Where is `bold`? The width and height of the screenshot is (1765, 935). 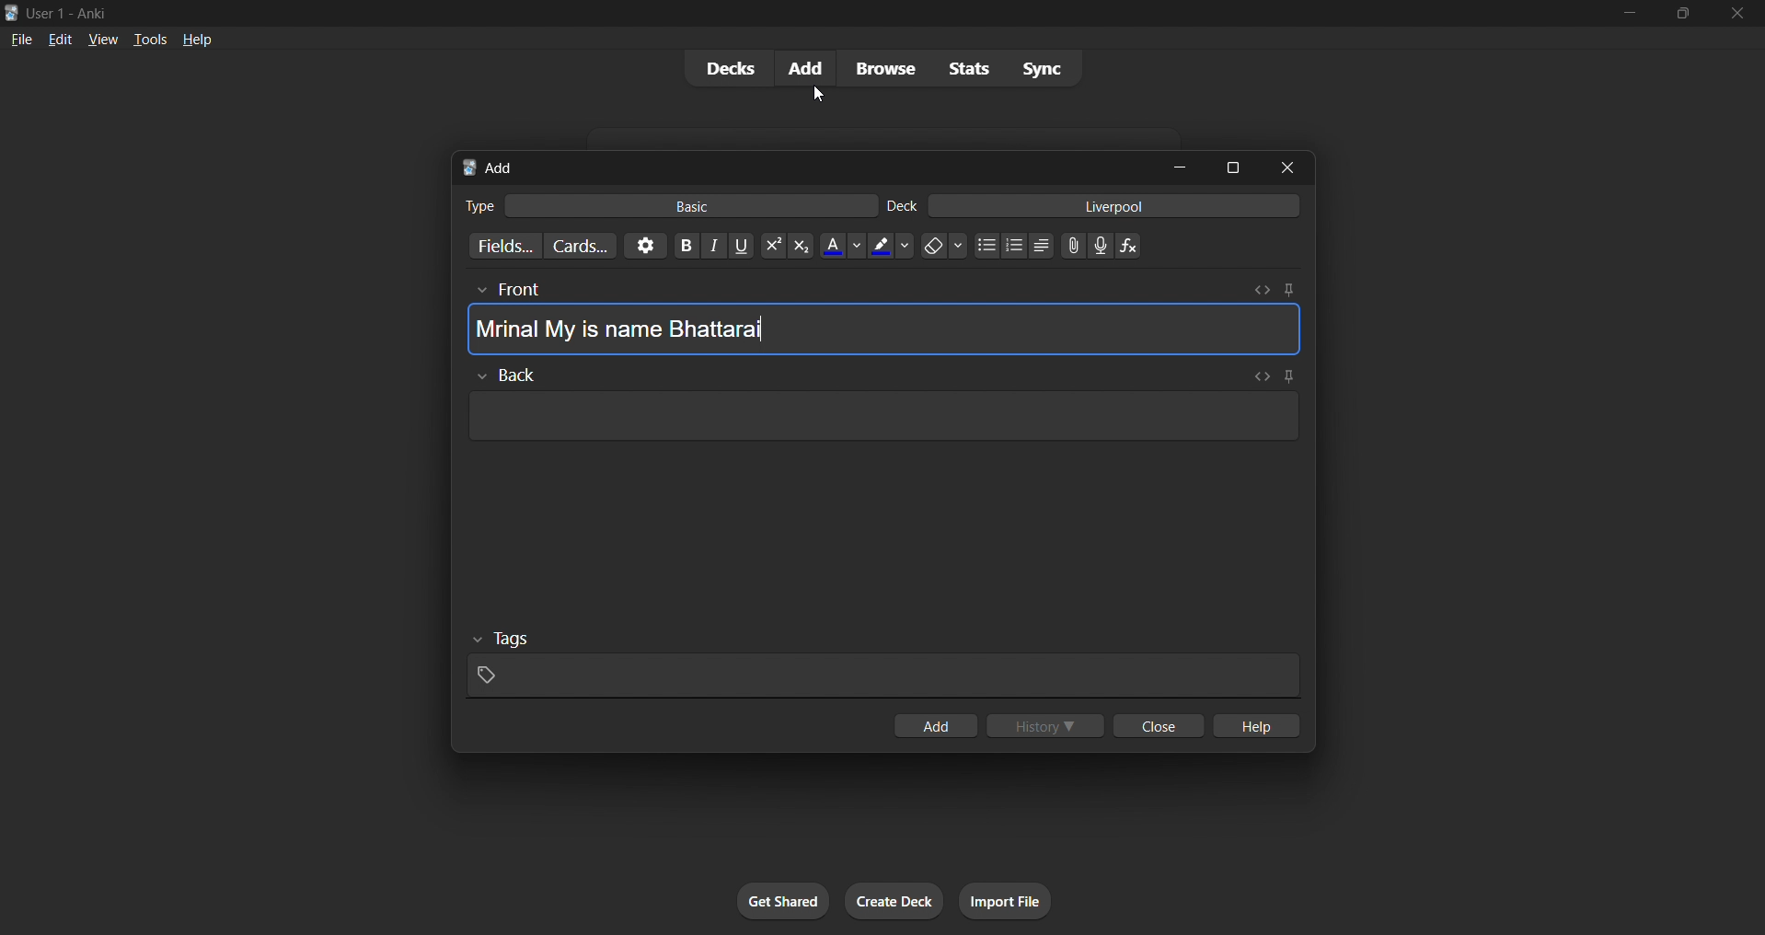
bold is located at coordinates (679, 244).